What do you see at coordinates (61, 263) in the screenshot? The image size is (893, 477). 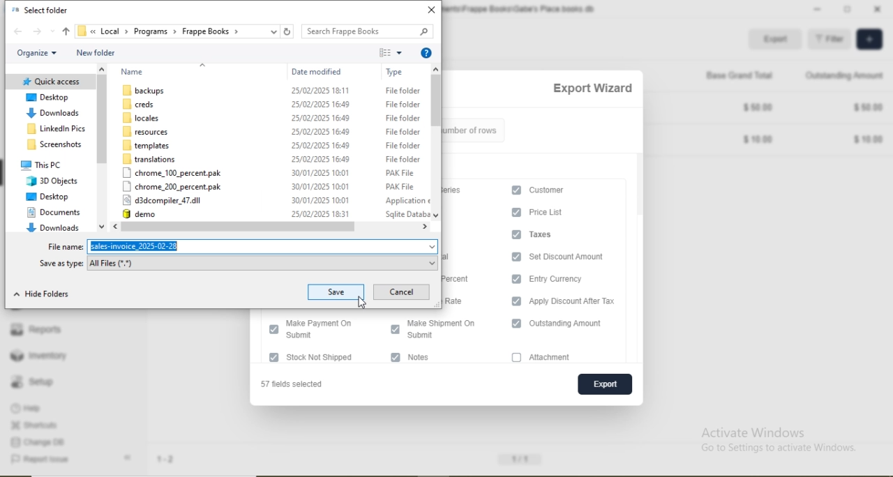 I see `Save as type` at bounding box center [61, 263].